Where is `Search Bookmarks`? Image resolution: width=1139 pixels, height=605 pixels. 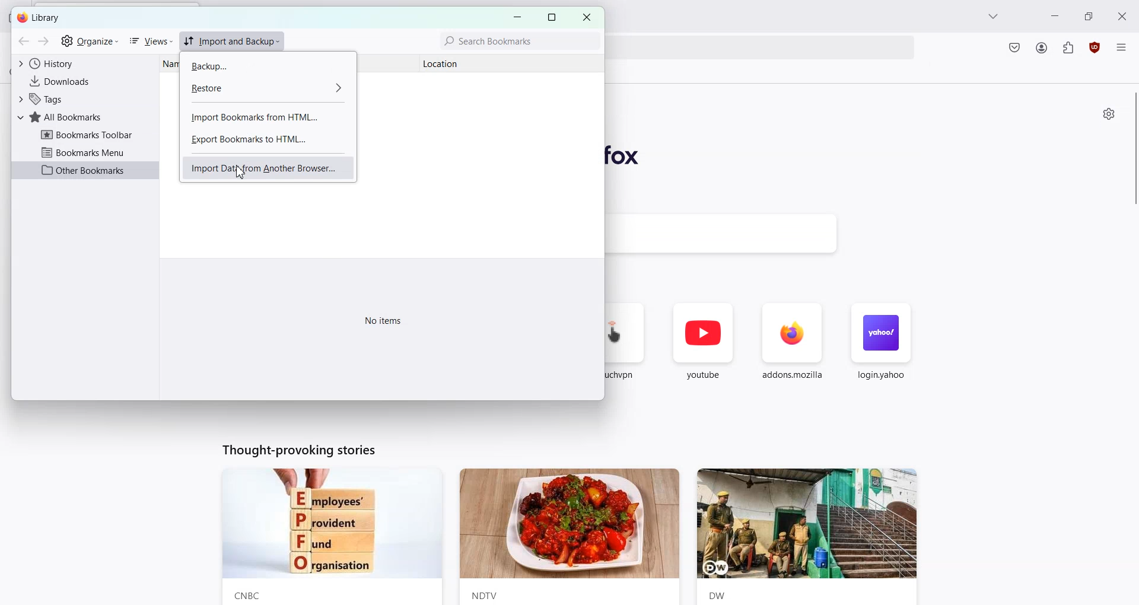
Search Bookmarks is located at coordinates (518, 41).